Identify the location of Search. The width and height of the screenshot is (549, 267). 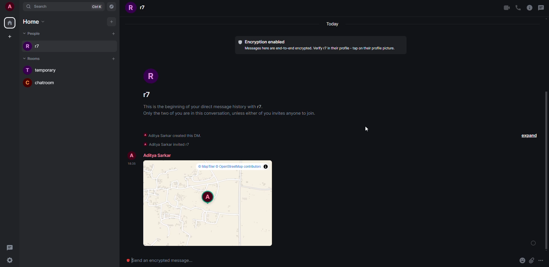
(53, 7).